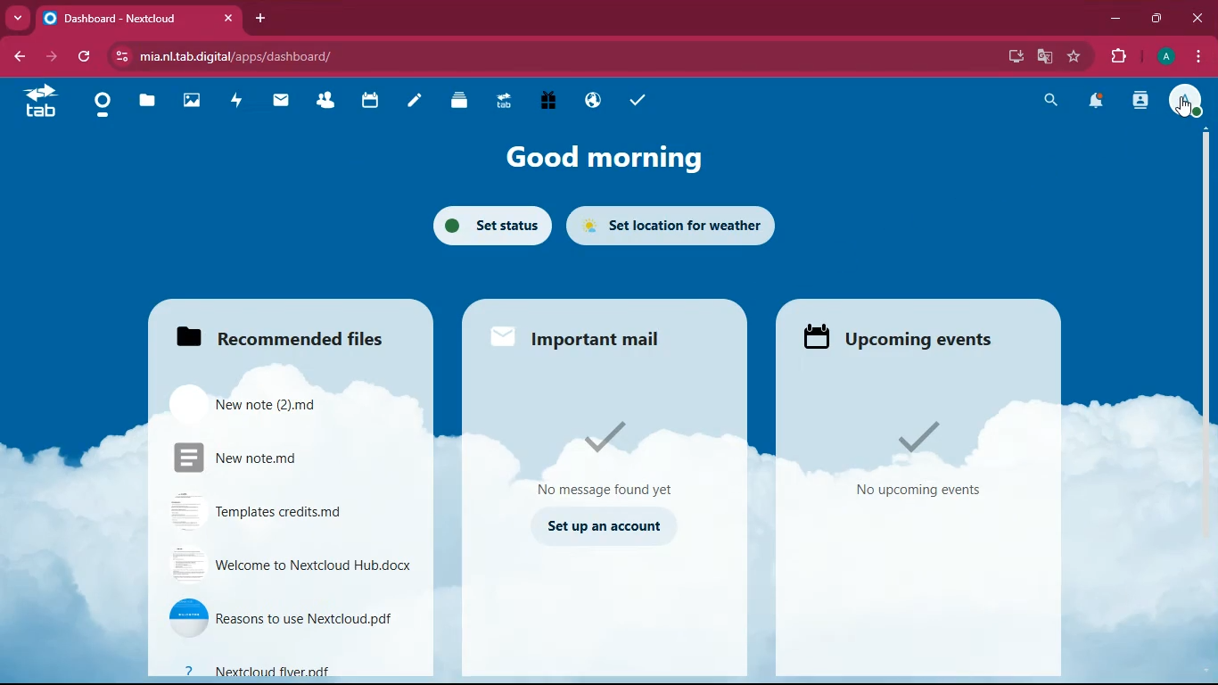 The width and height of the screenshot is (1218, 685). I want to click on tab, so click(509, 102).